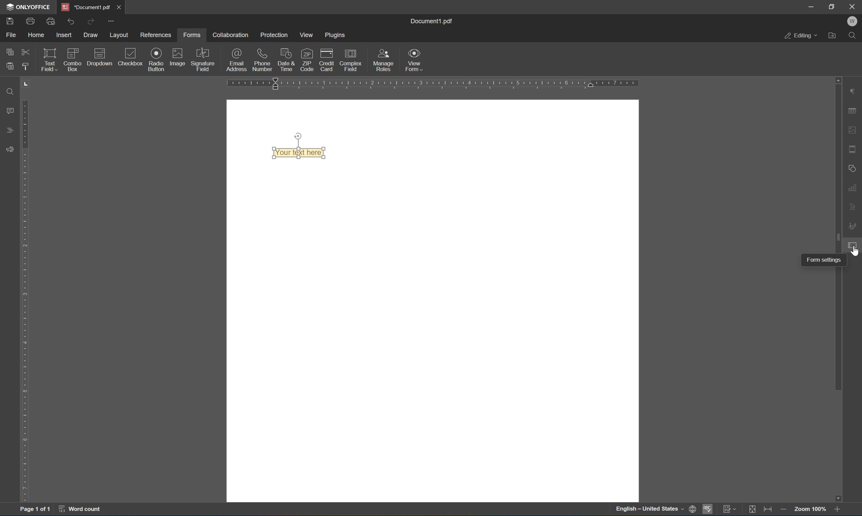  Describe the element at coordinates (839, 80) in the screenshot. I see `scroll up` at that location.